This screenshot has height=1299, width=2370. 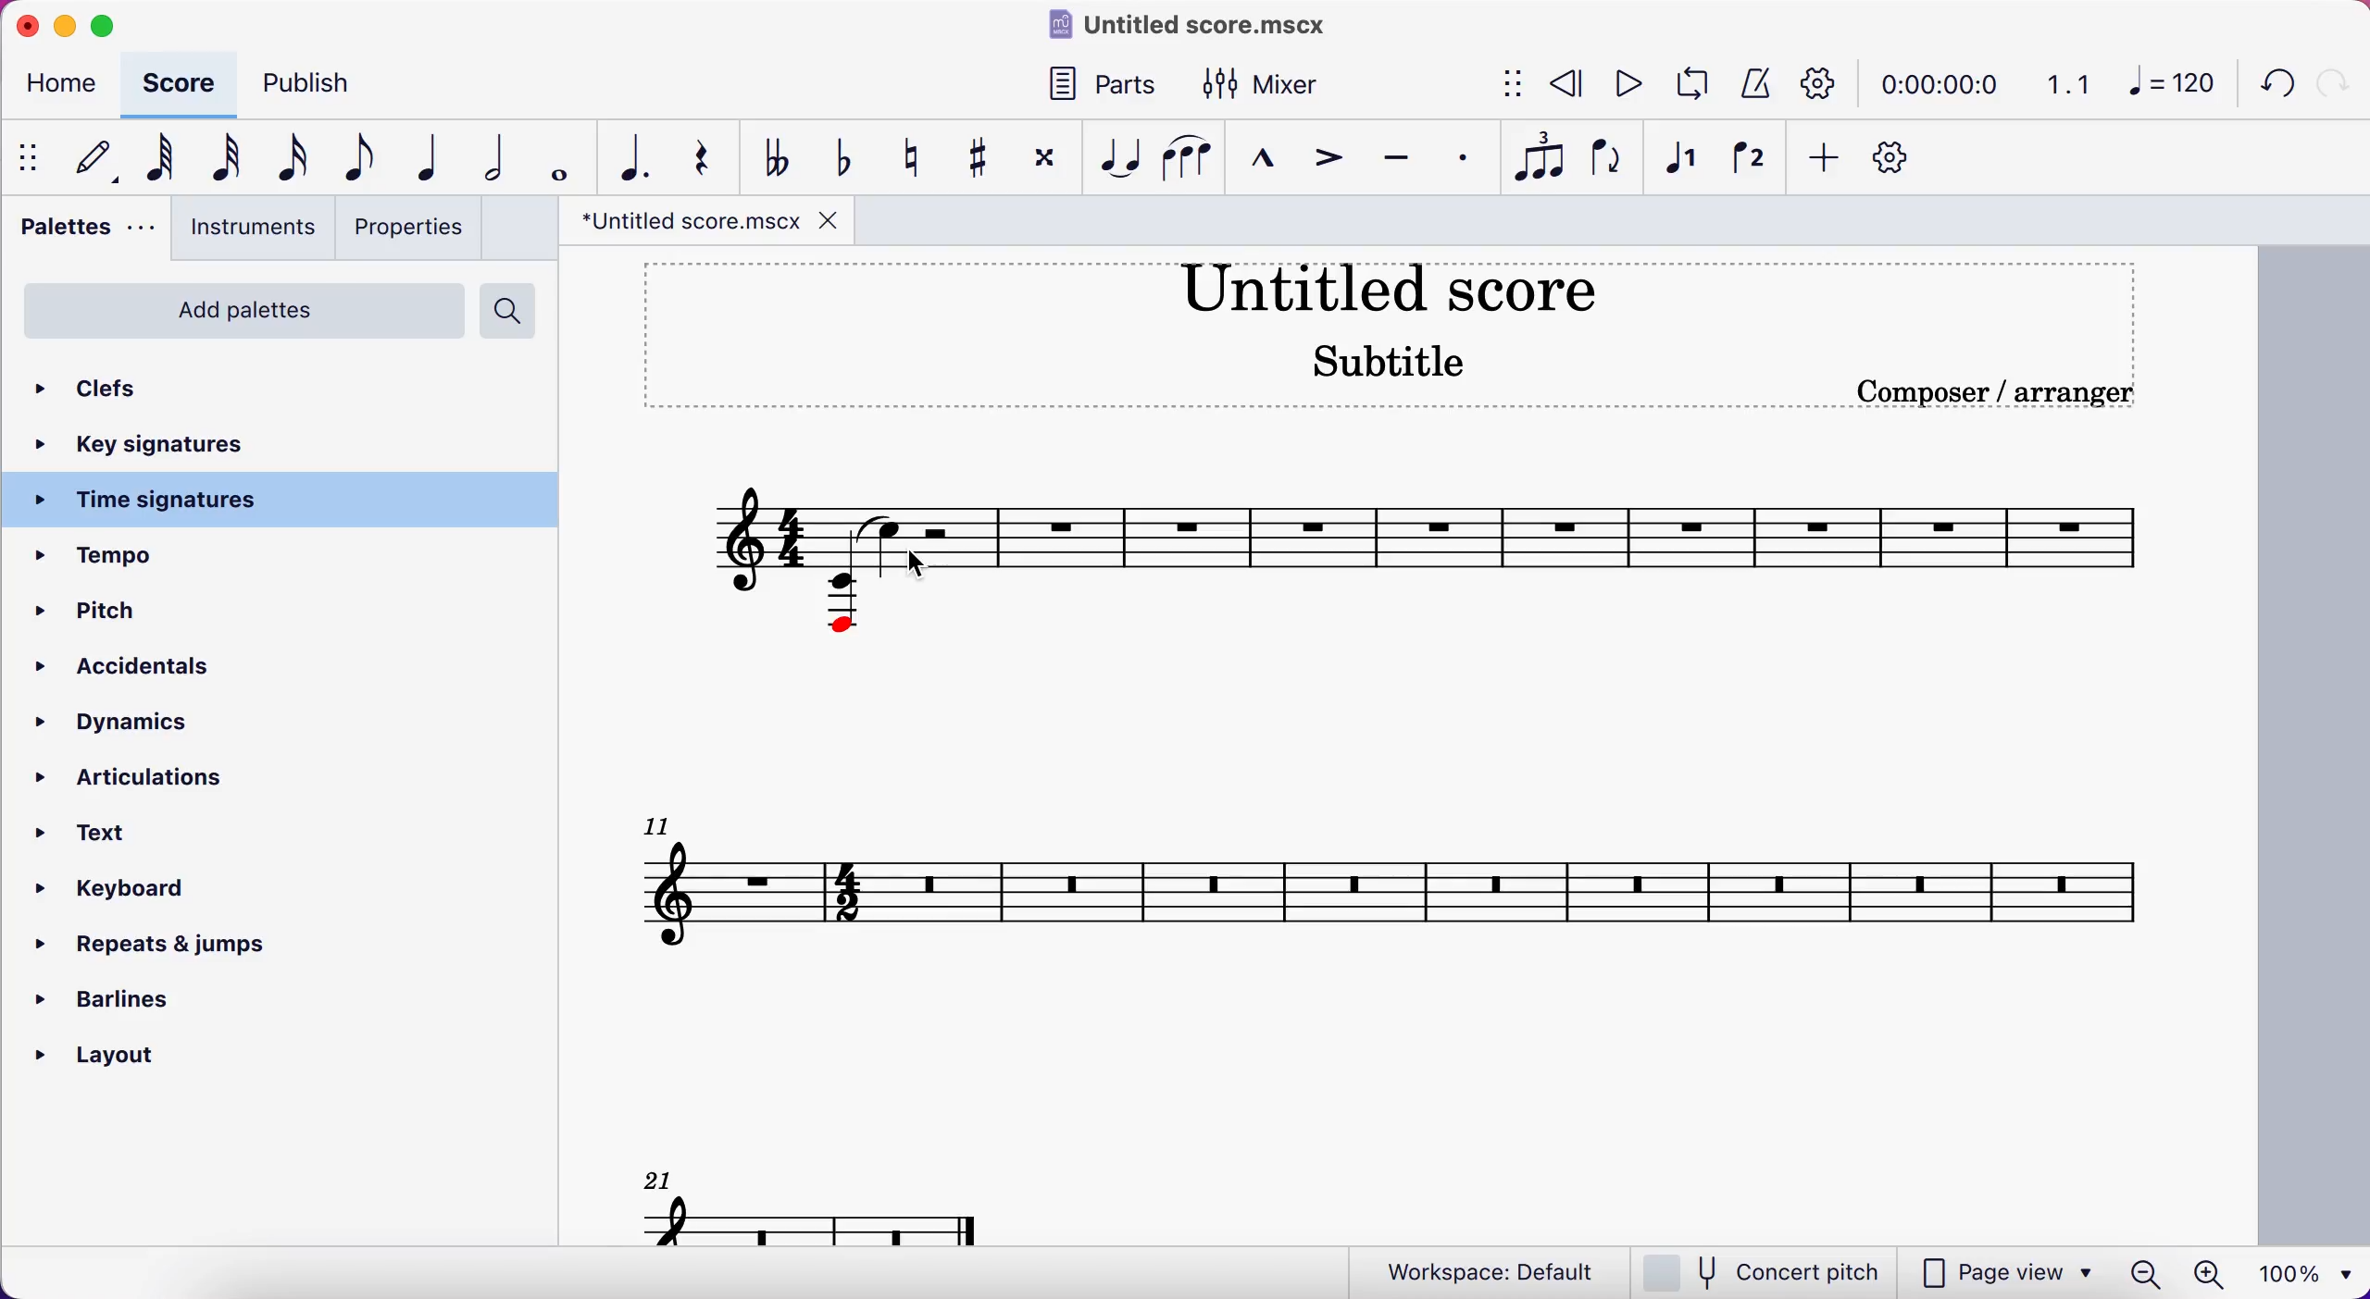 I want to click on musical scale, so click(x=1399, y=829).